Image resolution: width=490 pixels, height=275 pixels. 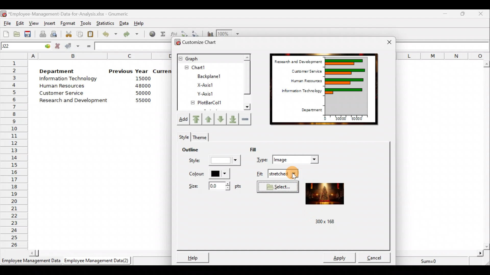 What do you see at coordinates (142, 101) in the screenshot?
I see `55000` at bounding box center [142, 101].